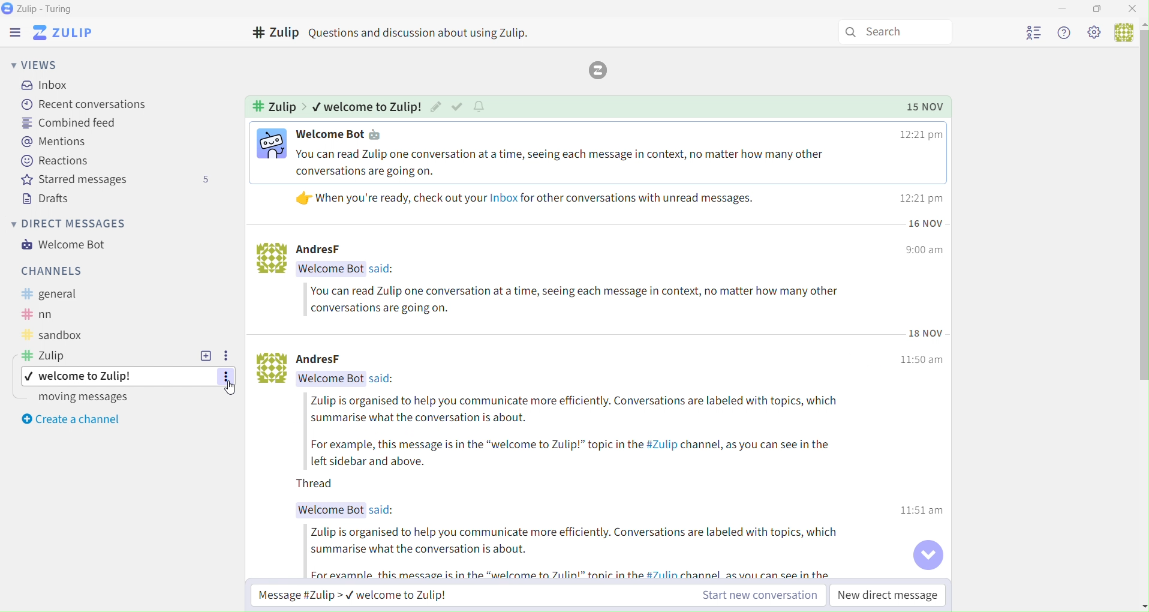 This screenshot has height=612, width=1149. What do you see at coordinates (1034, 34) in the screenshot?
I see `User` at bounding box center [1034, 34].